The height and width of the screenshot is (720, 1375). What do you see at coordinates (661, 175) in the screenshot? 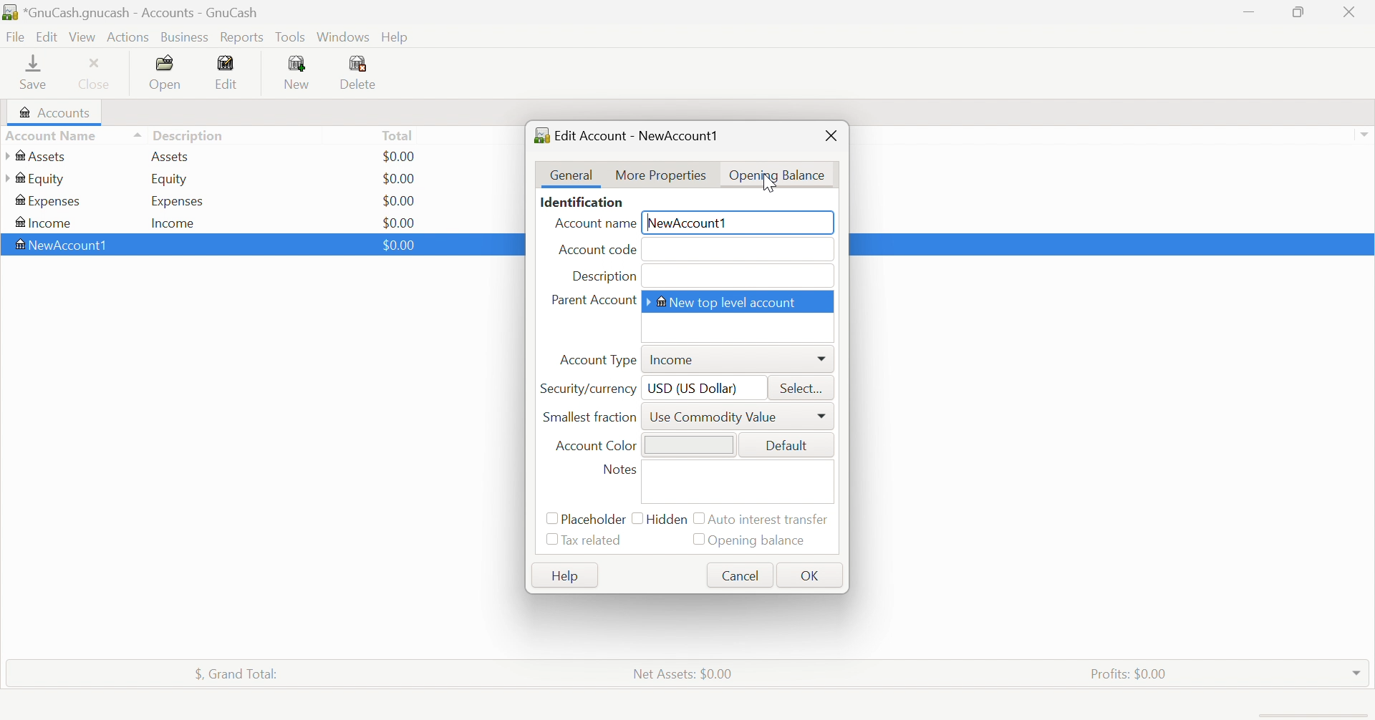
I see `More Properties` at bounding box center [661, 175].